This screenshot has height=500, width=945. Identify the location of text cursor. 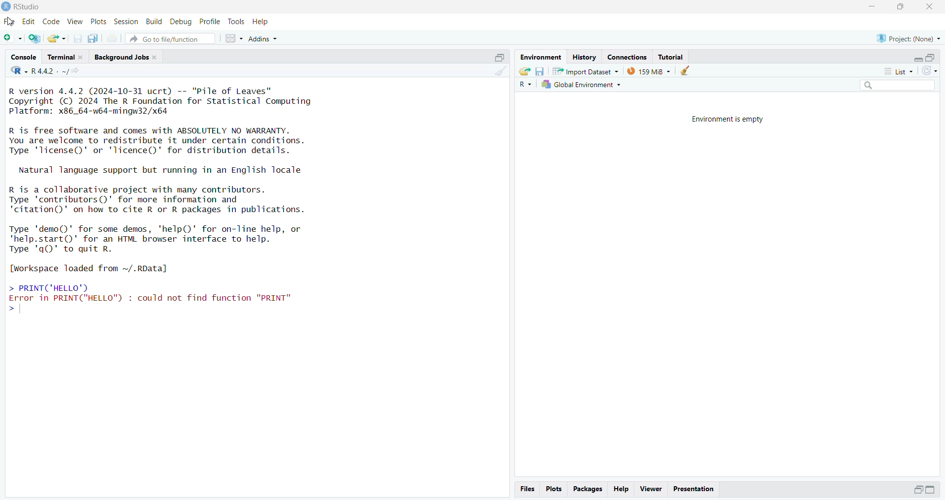
(20, 310).